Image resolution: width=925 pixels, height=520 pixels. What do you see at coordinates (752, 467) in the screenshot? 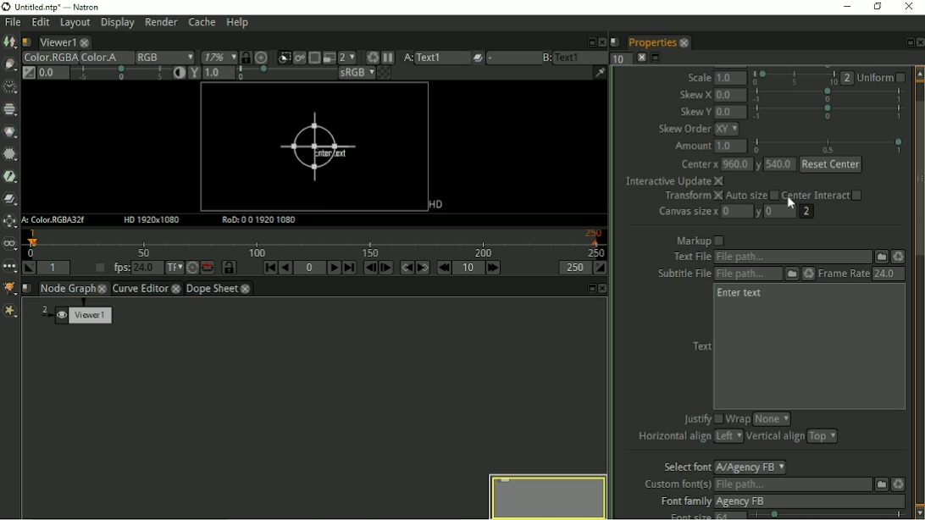
I see `agency fb` at bounding box center [752, 467].